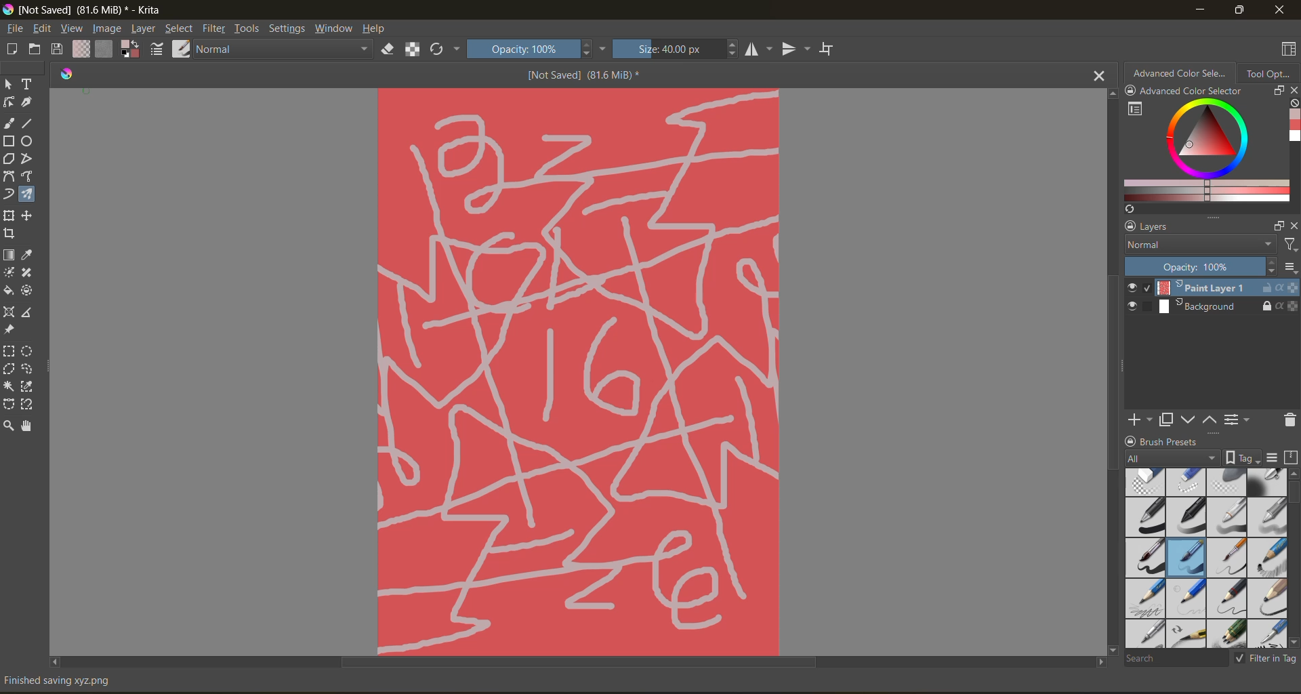  Describe the element at coordinates (102, 49) in the screenshot. I see `fill patterns` at that location.